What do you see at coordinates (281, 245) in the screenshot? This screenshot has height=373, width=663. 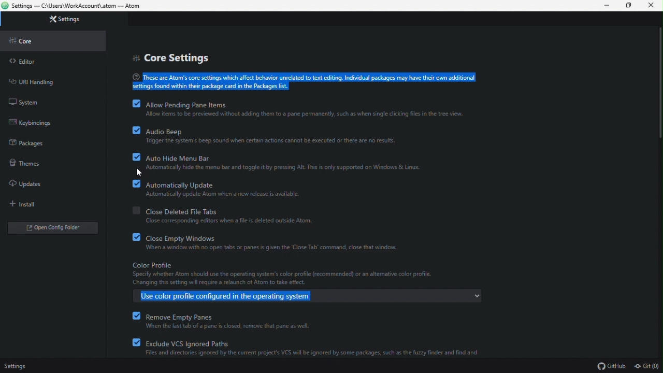 I see `4 Close Empty Windows
When a window with no open tabs o panes i given the ‘Close Tab’ command, close that window.` at bounding box center [281, 245].